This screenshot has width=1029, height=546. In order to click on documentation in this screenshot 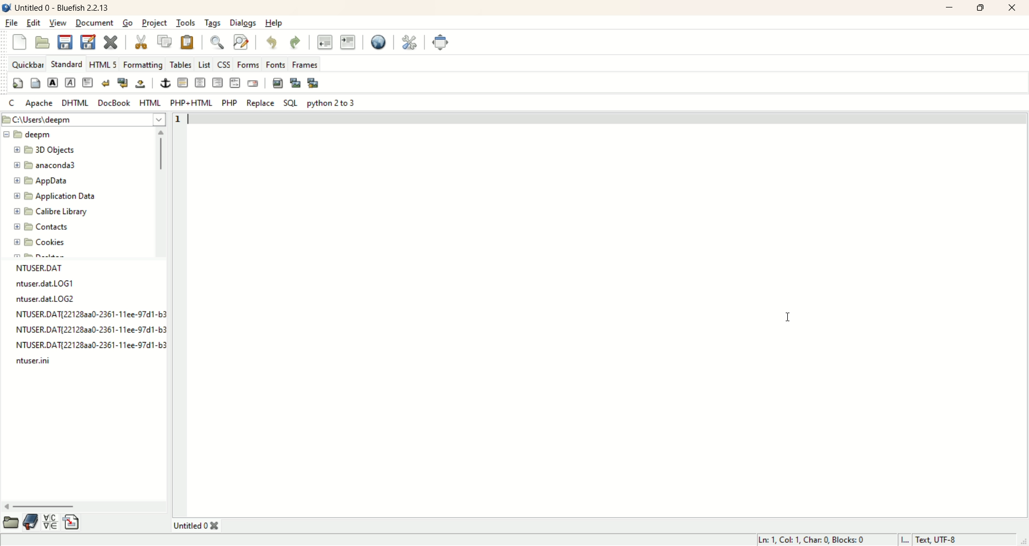, I will do `click(29, 521)`.